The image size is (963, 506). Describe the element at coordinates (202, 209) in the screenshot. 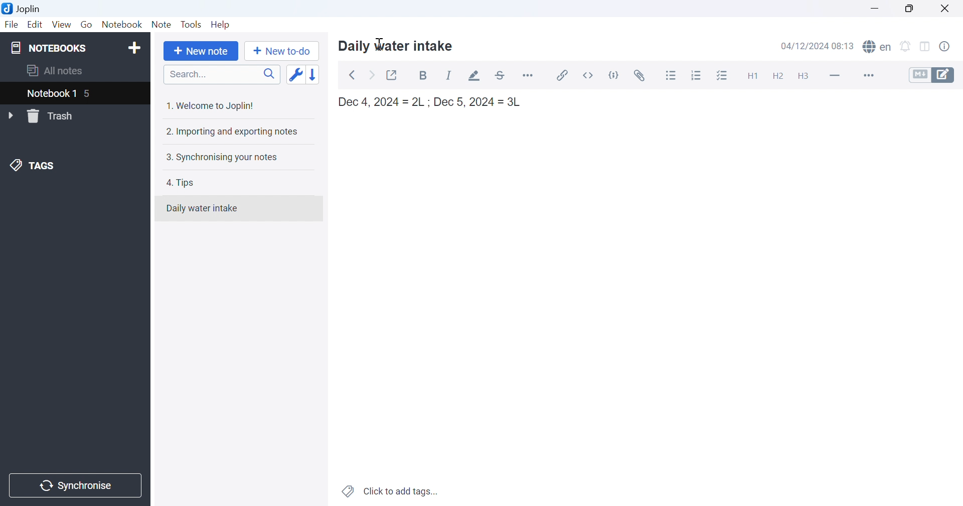

I see `Daily water intake` at that location.